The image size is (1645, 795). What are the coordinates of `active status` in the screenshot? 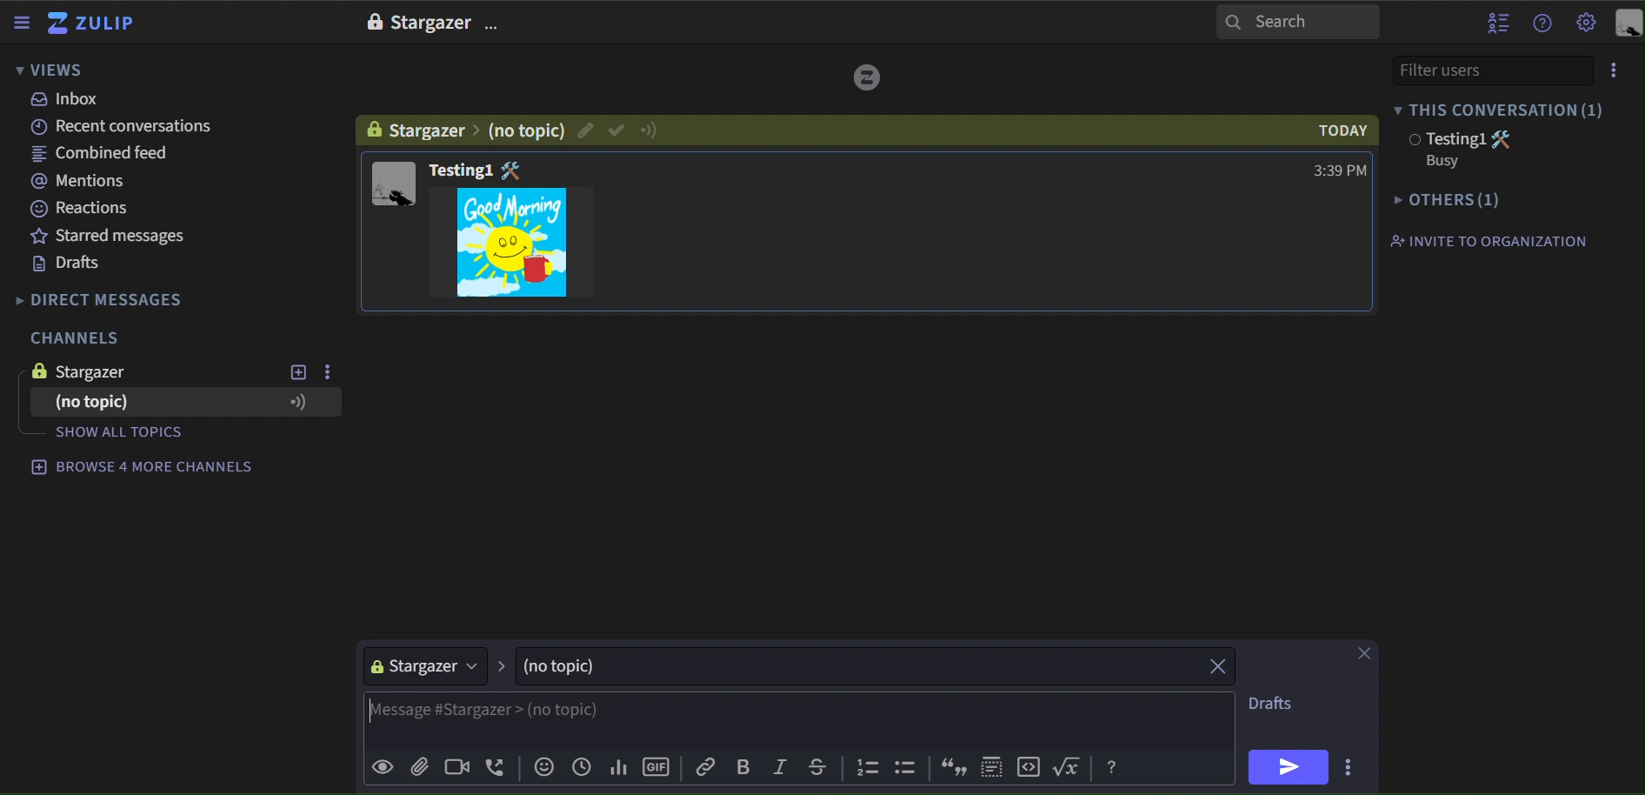 It's located at (651, 129).